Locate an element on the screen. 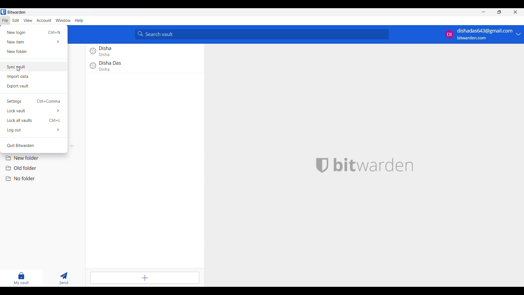  Lock all vaults is located at coordinates (34, 120).